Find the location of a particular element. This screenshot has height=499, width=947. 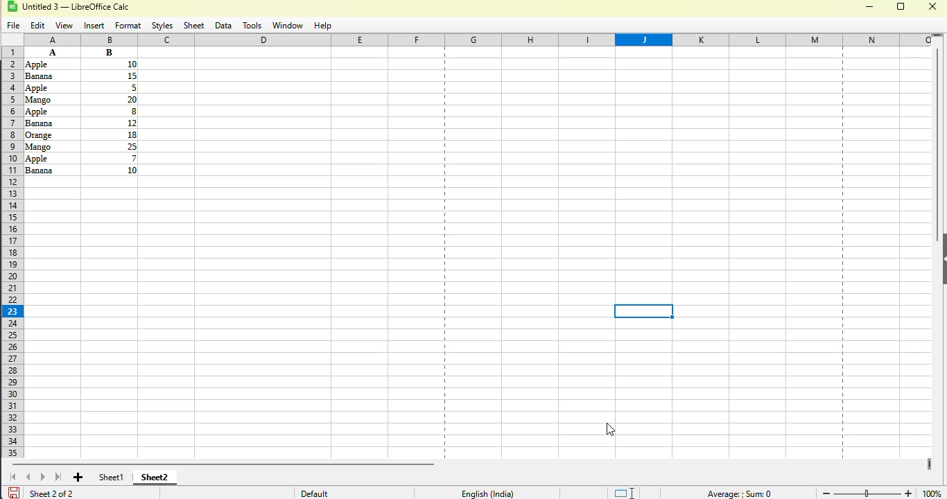

scroll to first sheet is located at coordinates (13, 477).